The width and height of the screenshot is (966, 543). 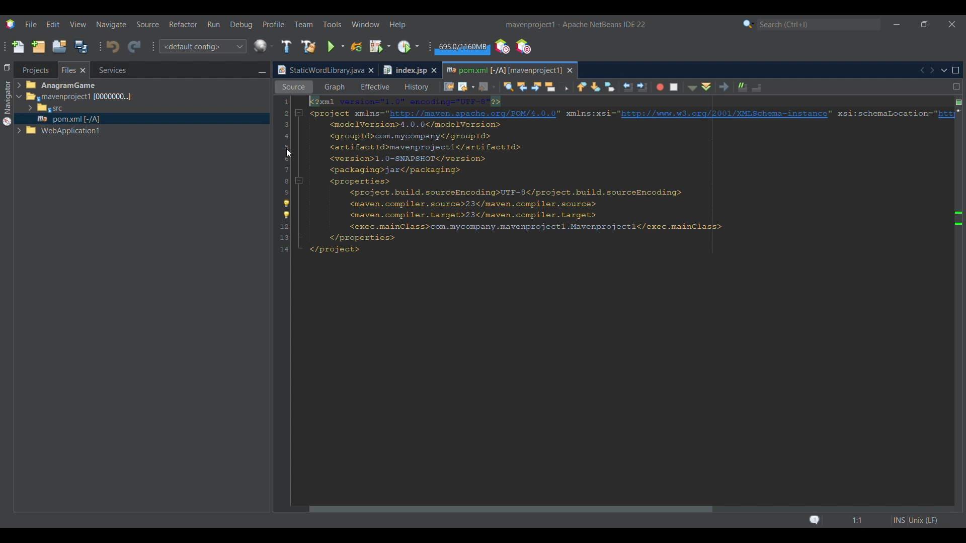 What do you see at coordinates (503, 69) in the screenshot?
I see `Current tab highlighted` at bounding box center [503, 69].